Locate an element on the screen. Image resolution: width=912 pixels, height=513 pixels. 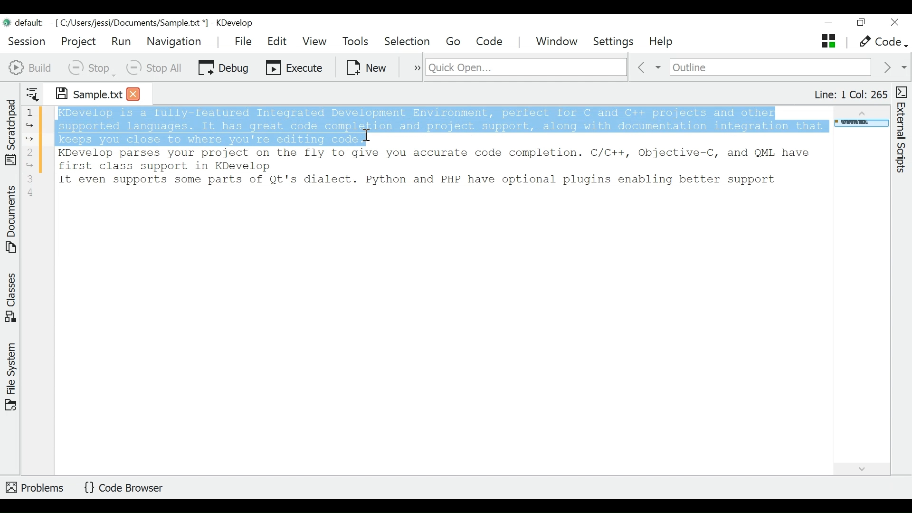
Quick Open... is located at coordinates (525, 67).